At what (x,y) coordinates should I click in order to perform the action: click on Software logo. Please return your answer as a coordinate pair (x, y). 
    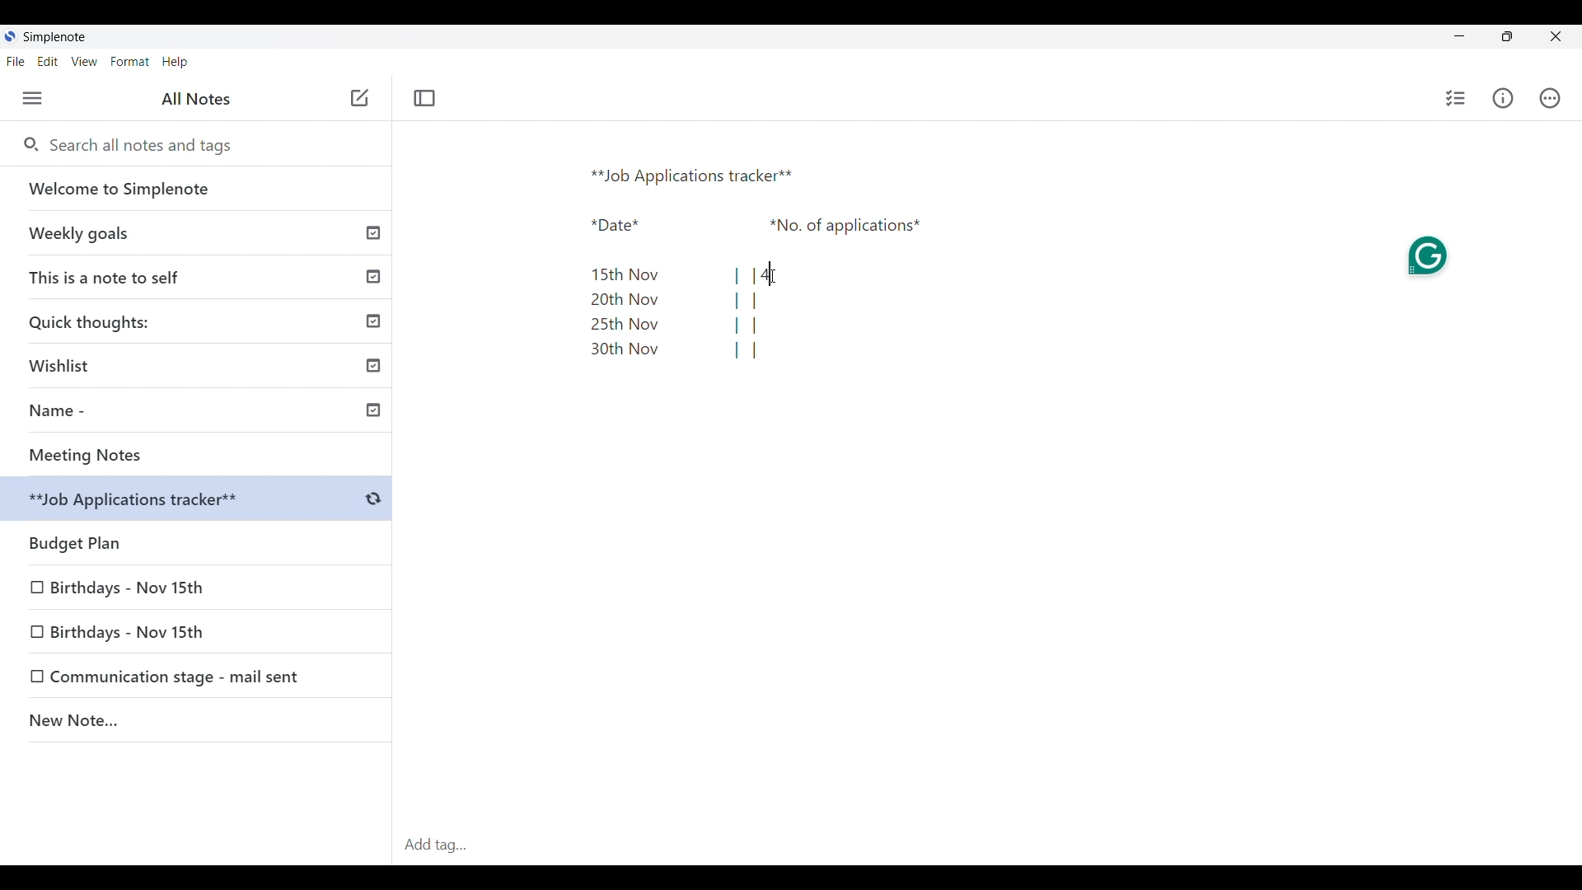
    Looking at the image, I should click on (9, 36).